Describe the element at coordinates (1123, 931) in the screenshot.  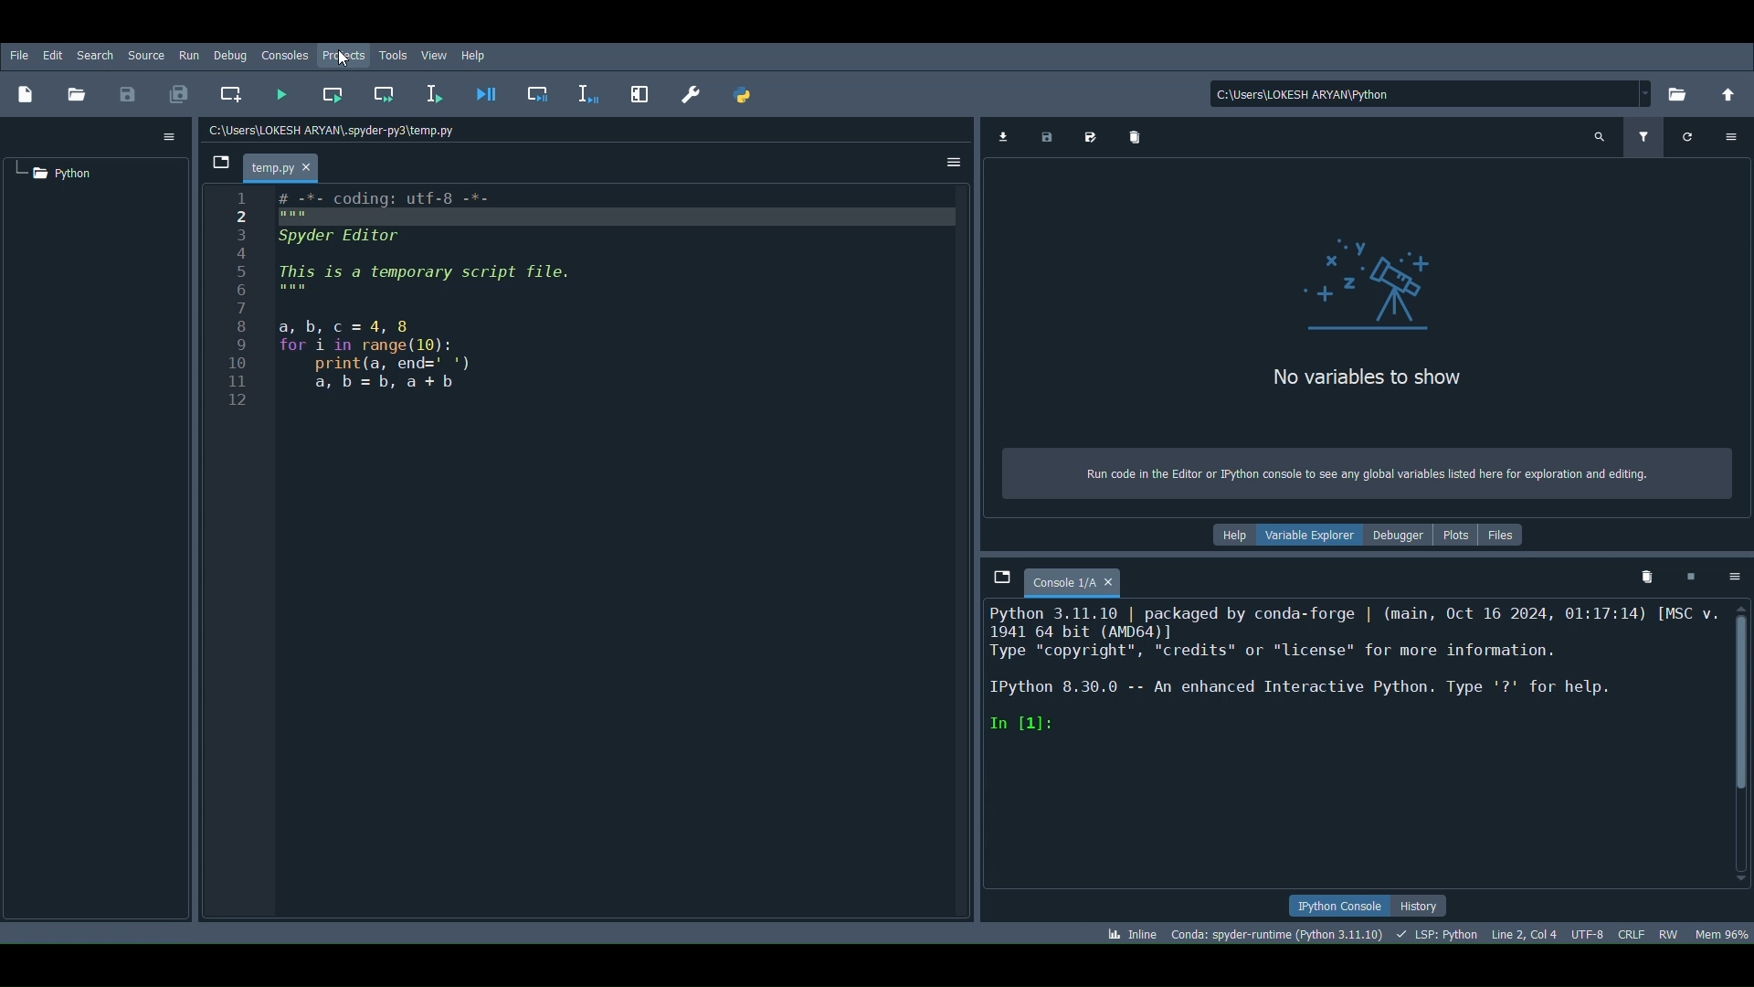
I see `Click to toggle between inline and interactive Matplotlib plotting` at that location.